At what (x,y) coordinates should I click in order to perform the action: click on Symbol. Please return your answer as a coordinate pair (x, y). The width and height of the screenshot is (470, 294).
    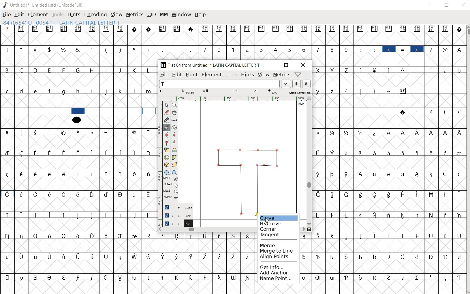
    Looking at the image, I should click on (234, 28).